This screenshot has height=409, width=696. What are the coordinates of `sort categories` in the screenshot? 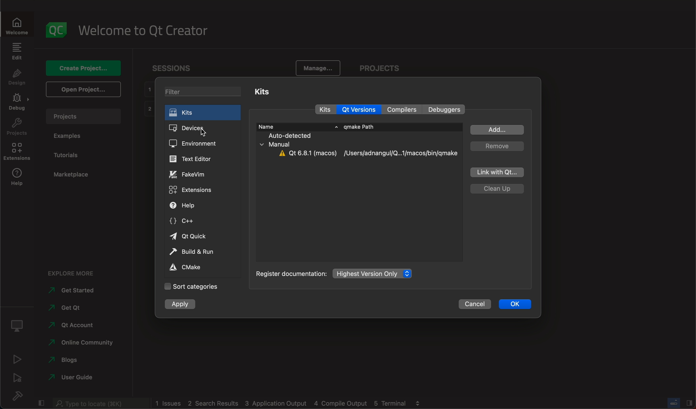 It's located at (190, 287).